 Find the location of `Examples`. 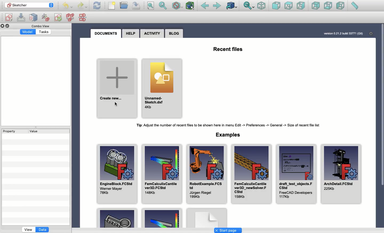

Examples is located at coordinates (228, 134).